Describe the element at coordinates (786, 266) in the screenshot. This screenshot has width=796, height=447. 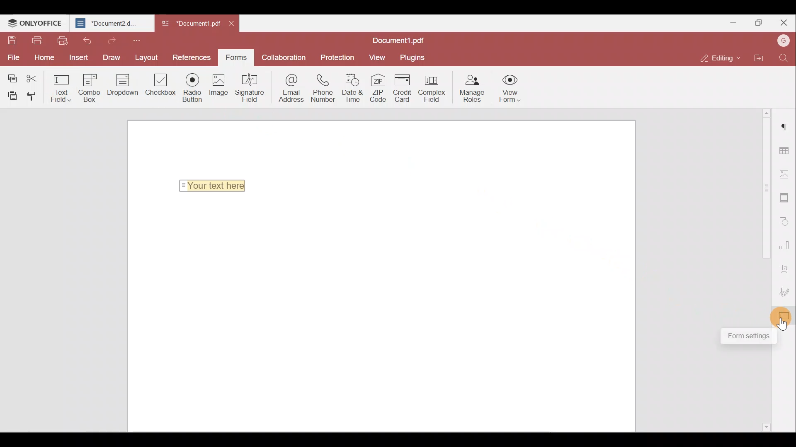
I see `Text Art settings` at that location.